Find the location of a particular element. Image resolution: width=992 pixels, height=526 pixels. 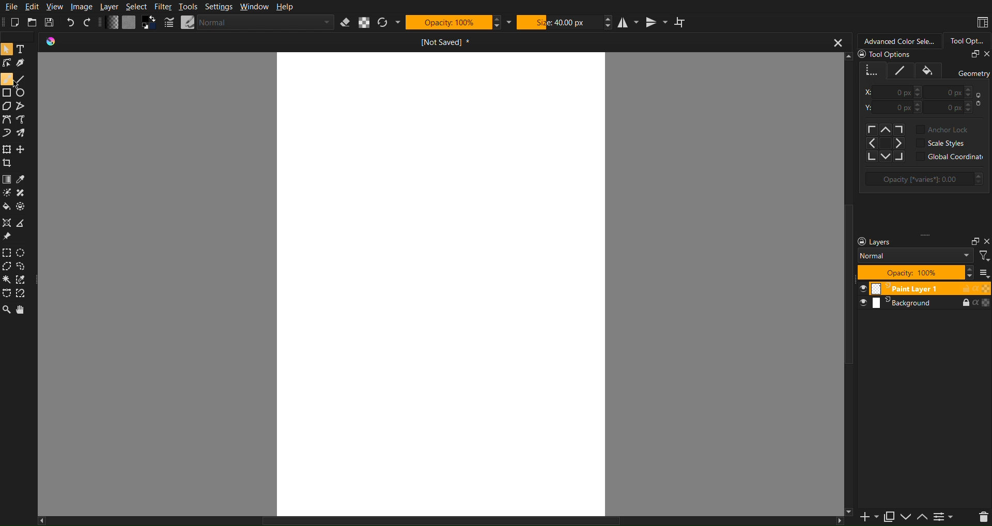

Pin is located at coordinates (8, 237).